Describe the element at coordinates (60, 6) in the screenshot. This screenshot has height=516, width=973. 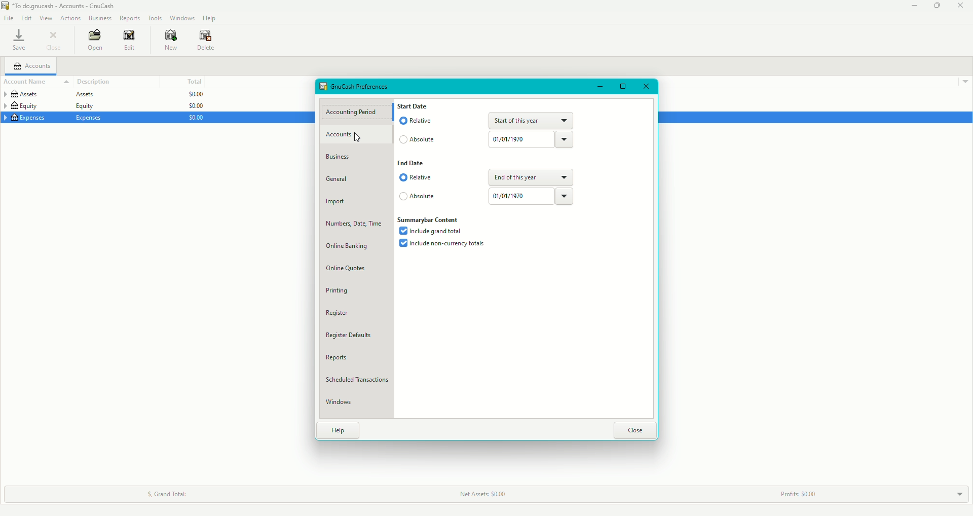
I see `GnuCash` at that location.